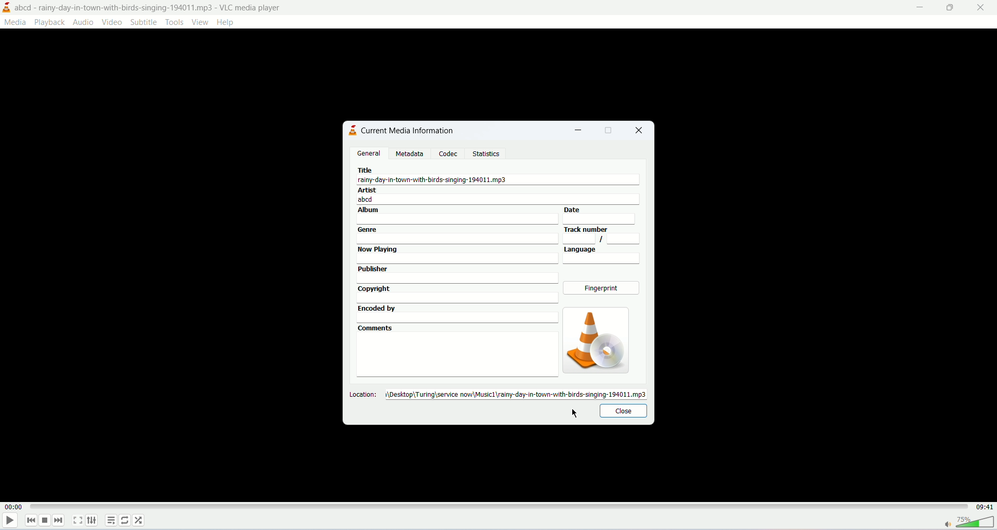 This screenshot has height=530, width=997. What do you see at coordinates (150, 8) in the screenshot?
I see `title` at bounding box center [150, 8].